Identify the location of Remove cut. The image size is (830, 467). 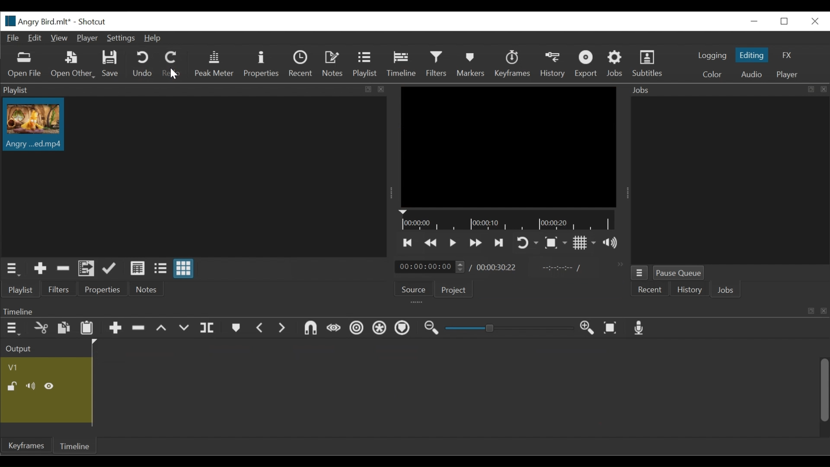
(41, 329).